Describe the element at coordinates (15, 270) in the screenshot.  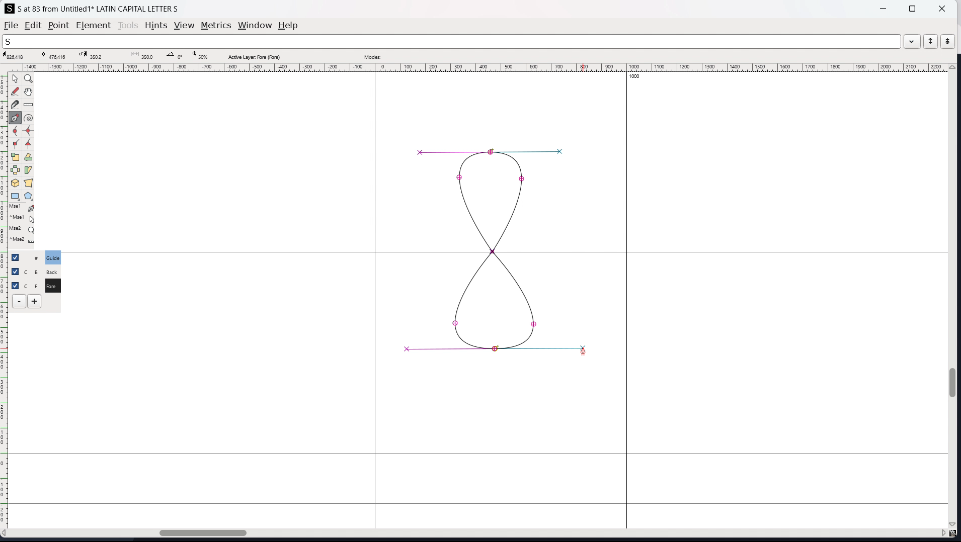
I see `checkbox` at that location.